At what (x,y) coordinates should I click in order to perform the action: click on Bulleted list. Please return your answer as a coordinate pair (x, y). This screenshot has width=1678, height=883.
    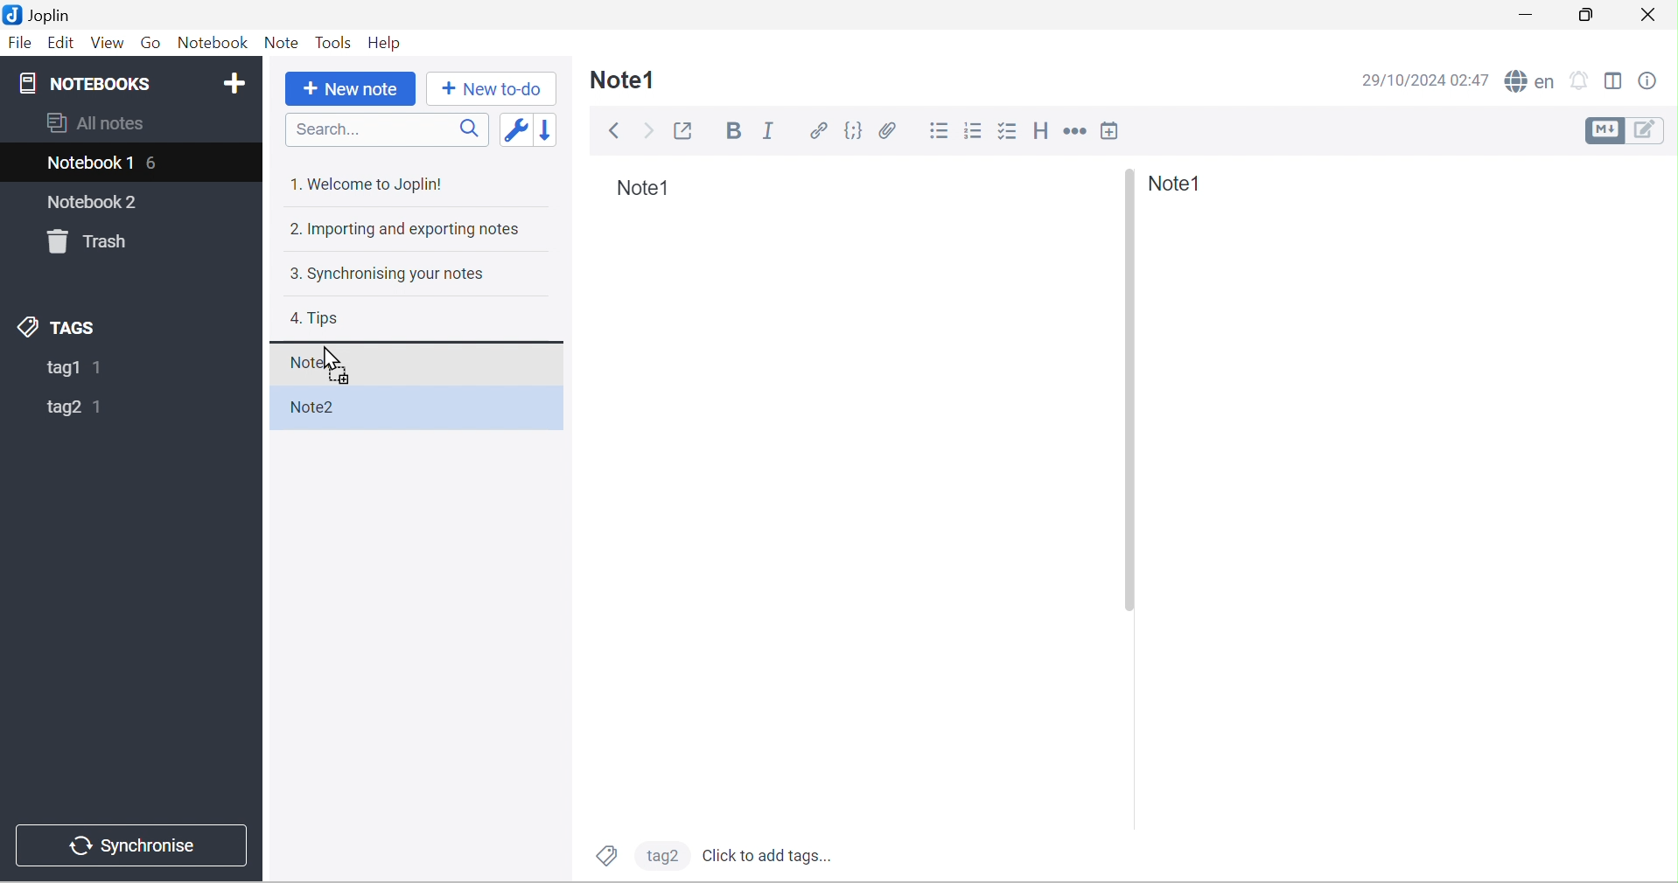
    Looking at the image, I should click on (938, 133).